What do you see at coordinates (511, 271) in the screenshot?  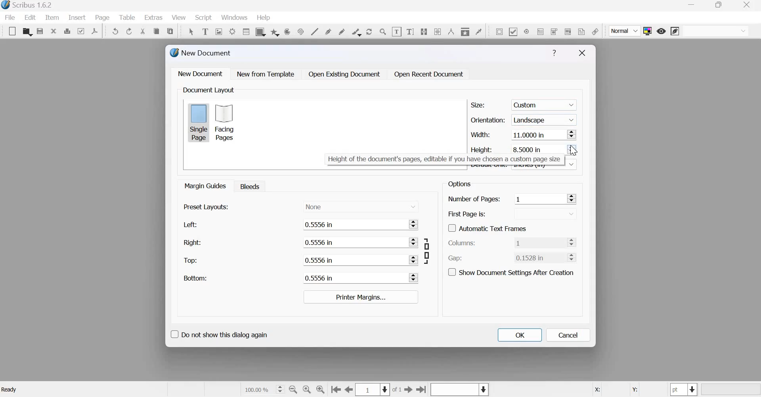 I see `Show document settings after creation` at bounding box center [511, 271].